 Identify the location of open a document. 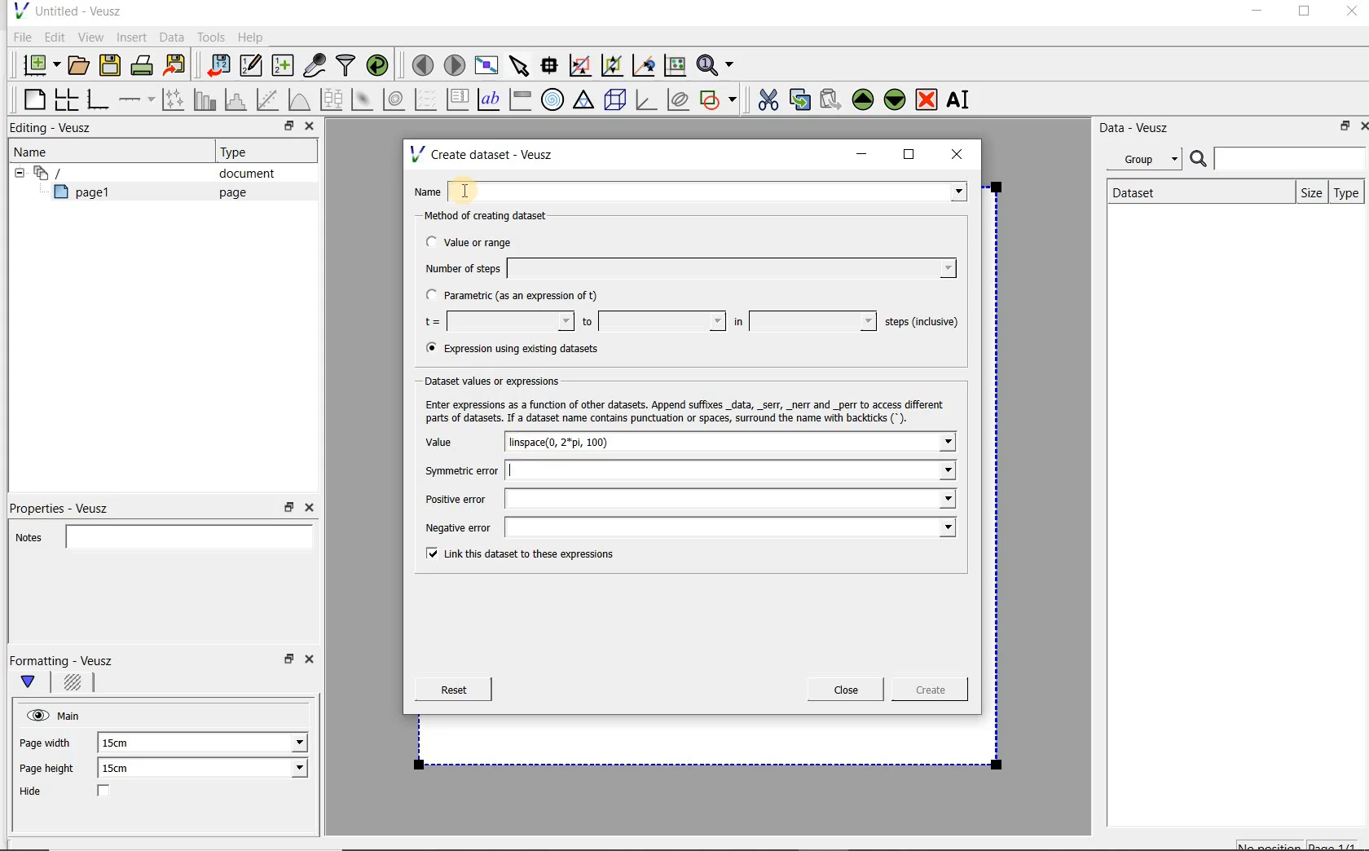
(81, 64).